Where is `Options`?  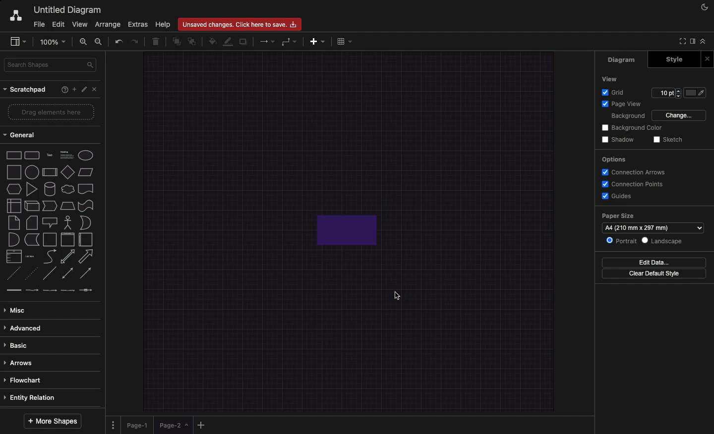 Options is located at coordinates (113, 422).